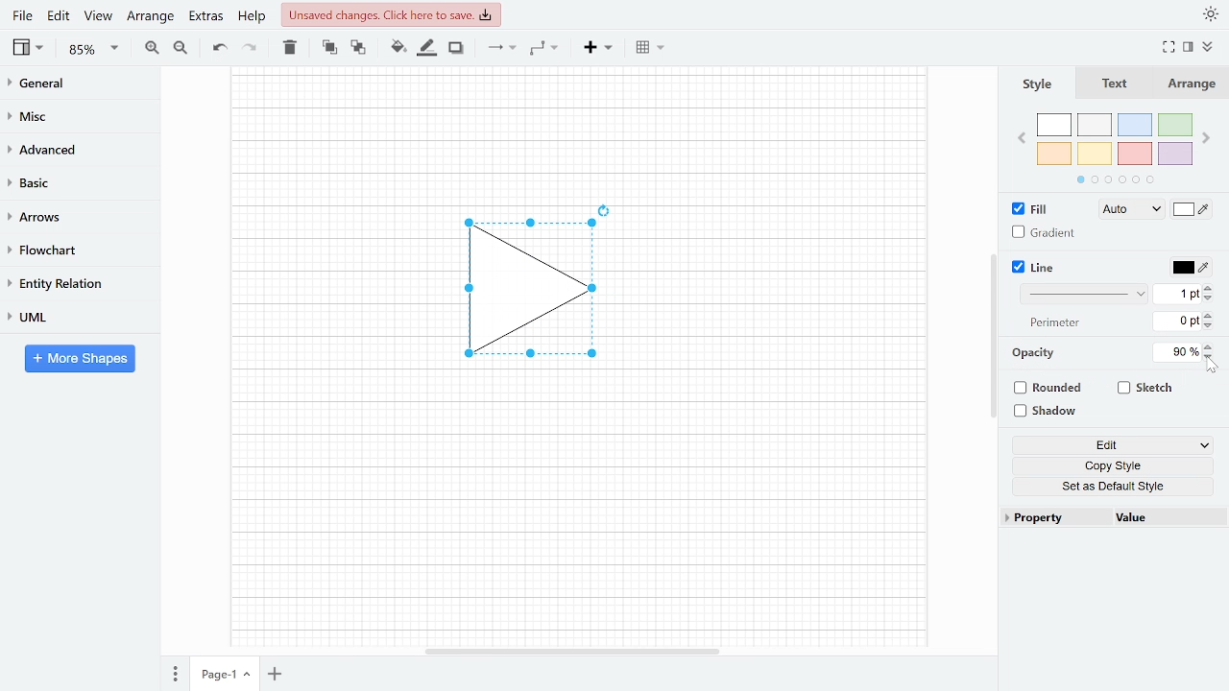 This screenshot has height=691, width=1229. Describe the element at coordinates (80, 358) in the screenshot. I see `More shapes` at that location.